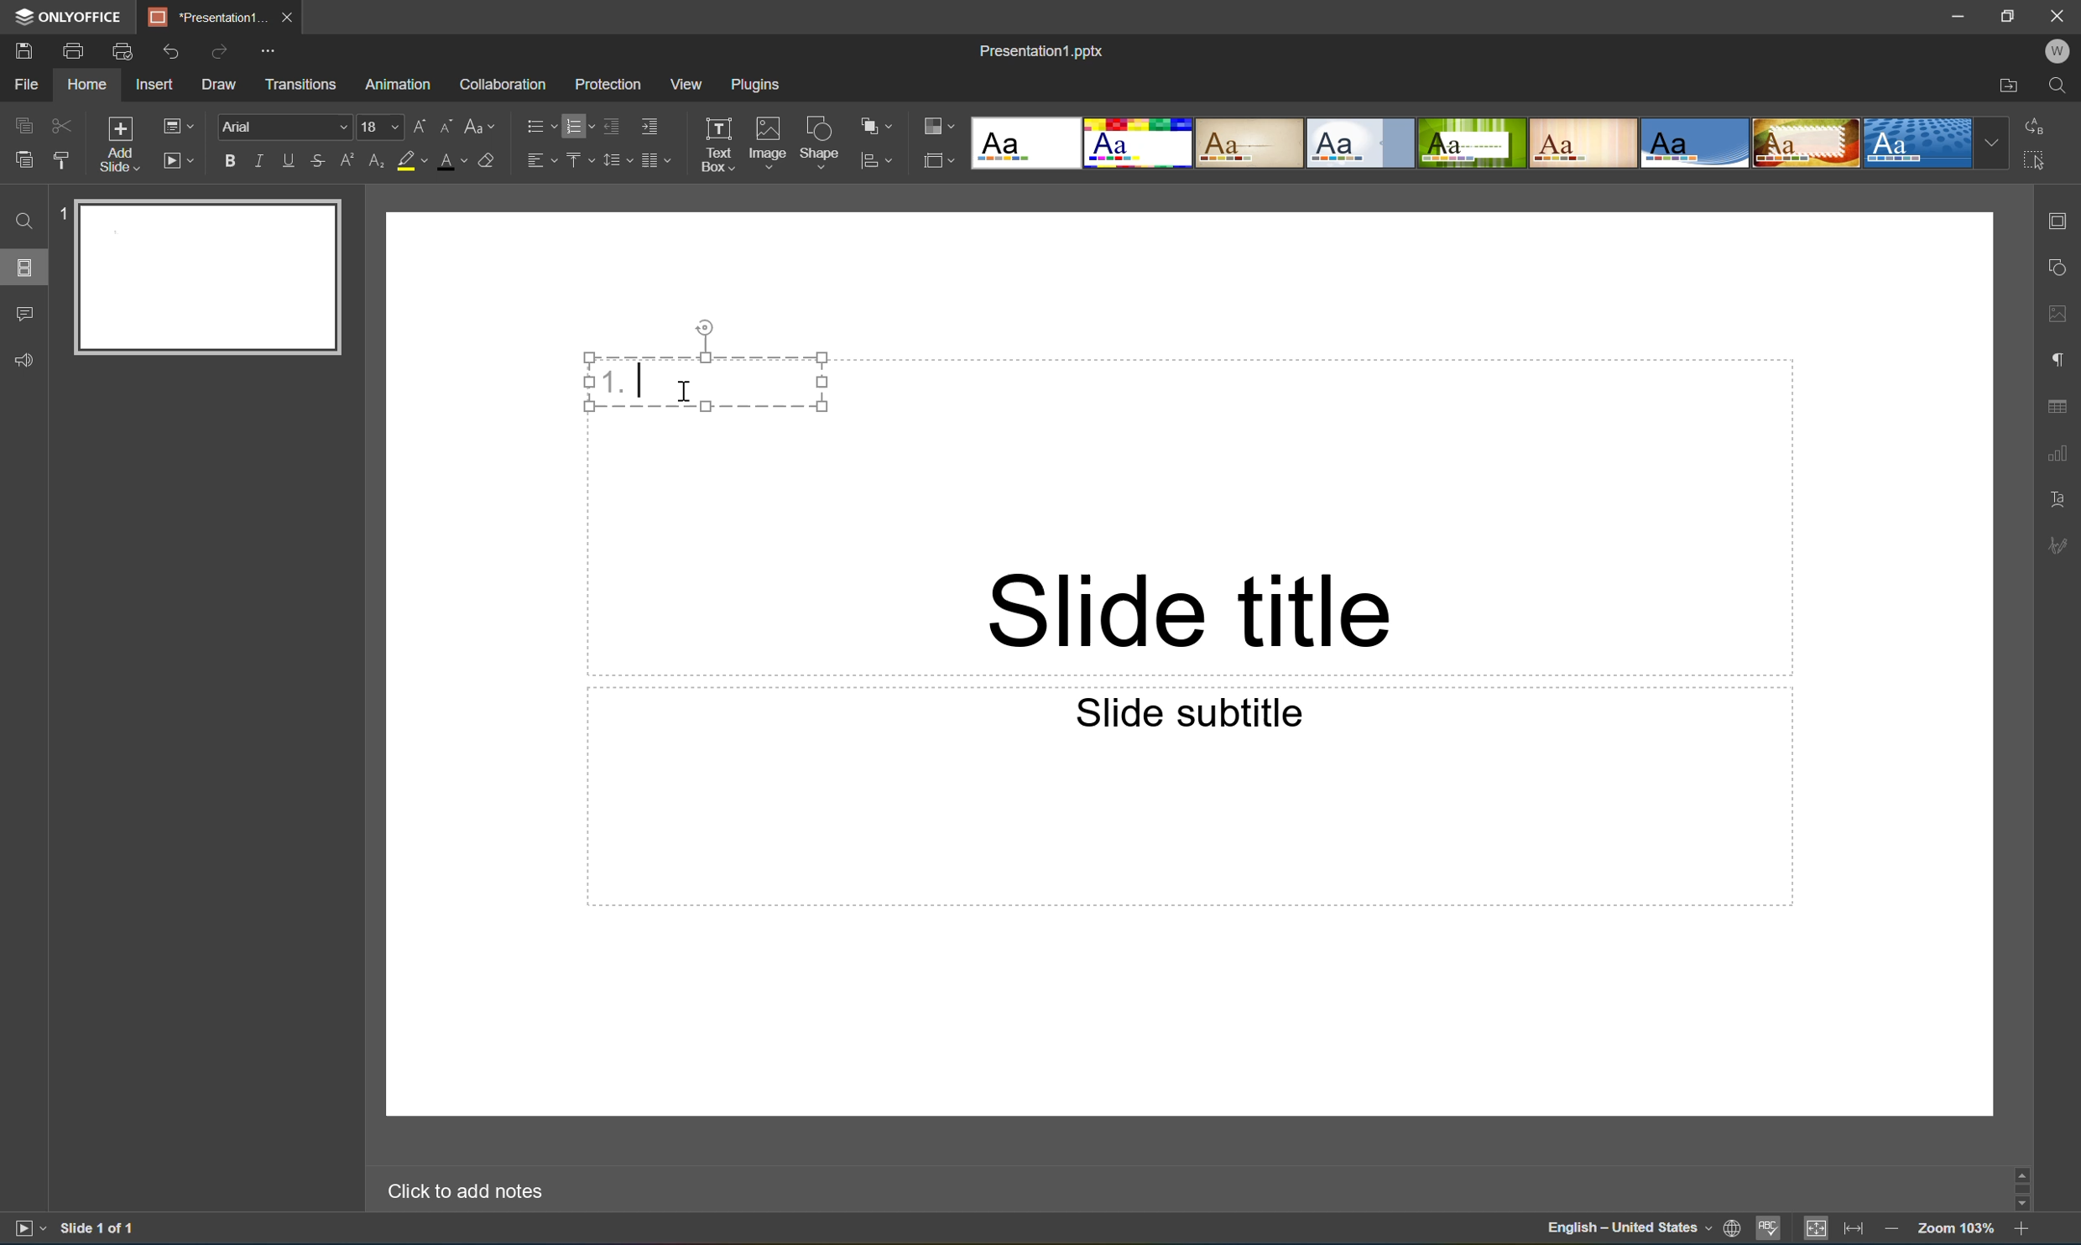 This screenshot has width=2081, height=1245. Describe the element at coordinates (936, 159) in the screenshot. I see `Change slide size` at that location.